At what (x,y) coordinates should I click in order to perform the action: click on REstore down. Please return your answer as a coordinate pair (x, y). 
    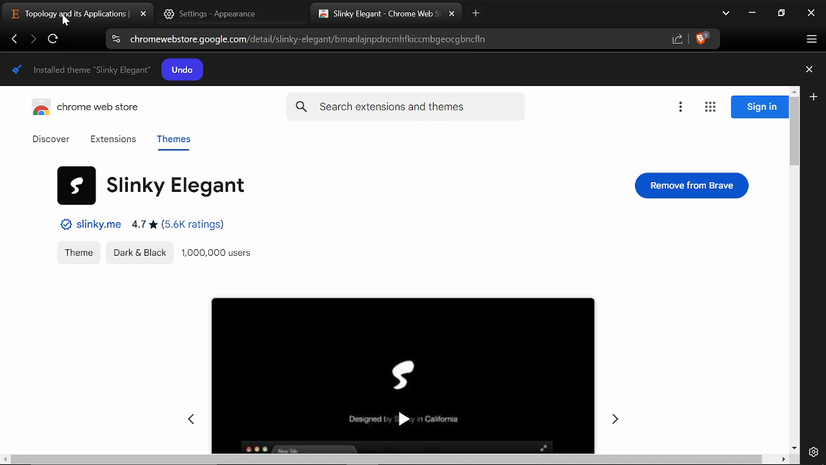
    Looking at the image, I should click on (783, 14).